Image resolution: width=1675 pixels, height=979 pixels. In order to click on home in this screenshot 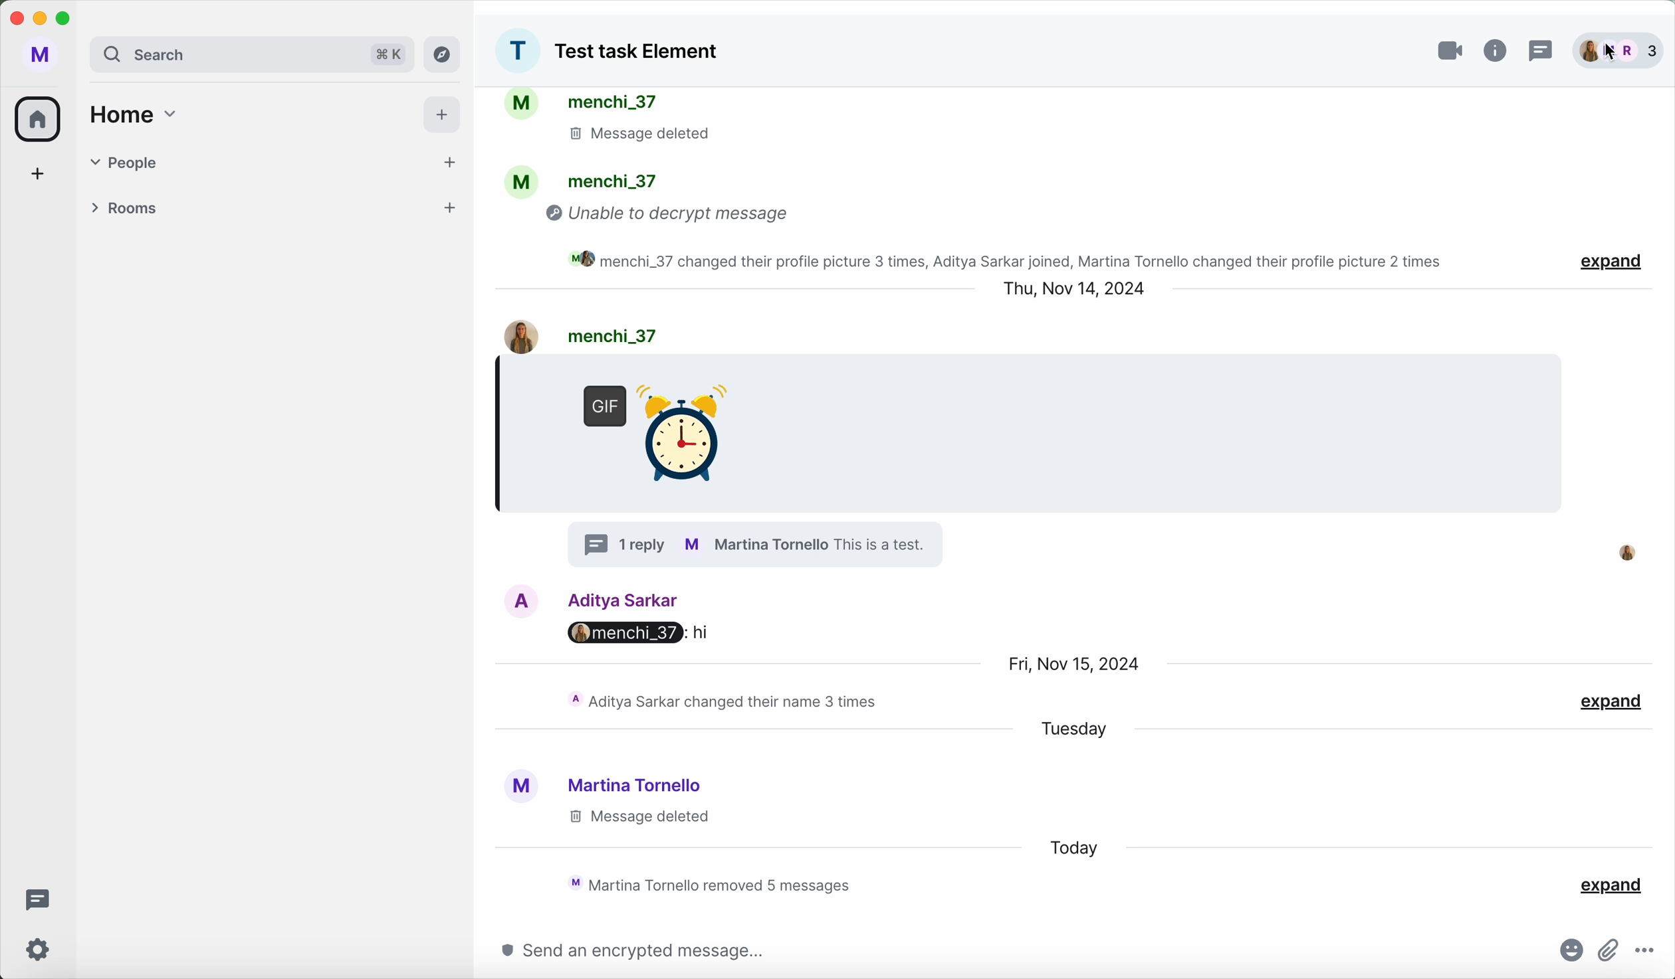, I will do `click(138, 116)`.